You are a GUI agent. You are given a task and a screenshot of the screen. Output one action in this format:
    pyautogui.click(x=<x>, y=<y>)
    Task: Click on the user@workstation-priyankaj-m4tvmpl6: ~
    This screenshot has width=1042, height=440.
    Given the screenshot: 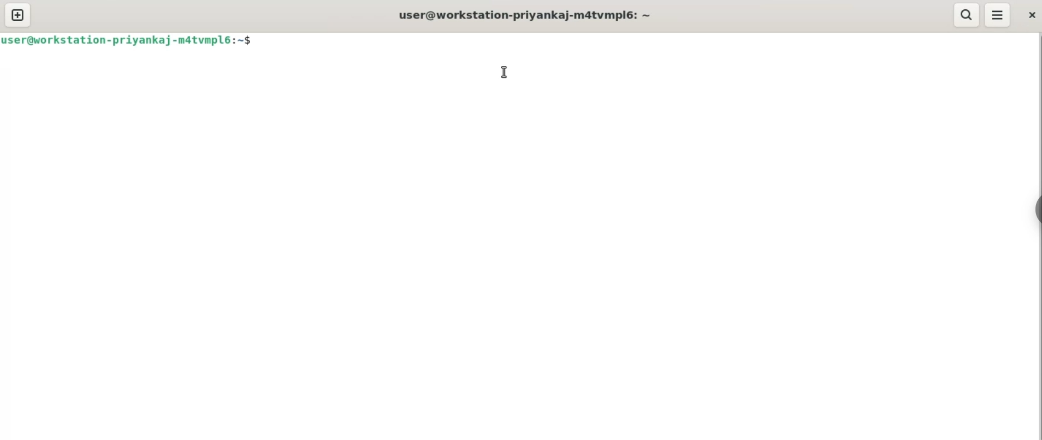 What is the action you would take?
    pyautogui.click(x=525, y=15)
    